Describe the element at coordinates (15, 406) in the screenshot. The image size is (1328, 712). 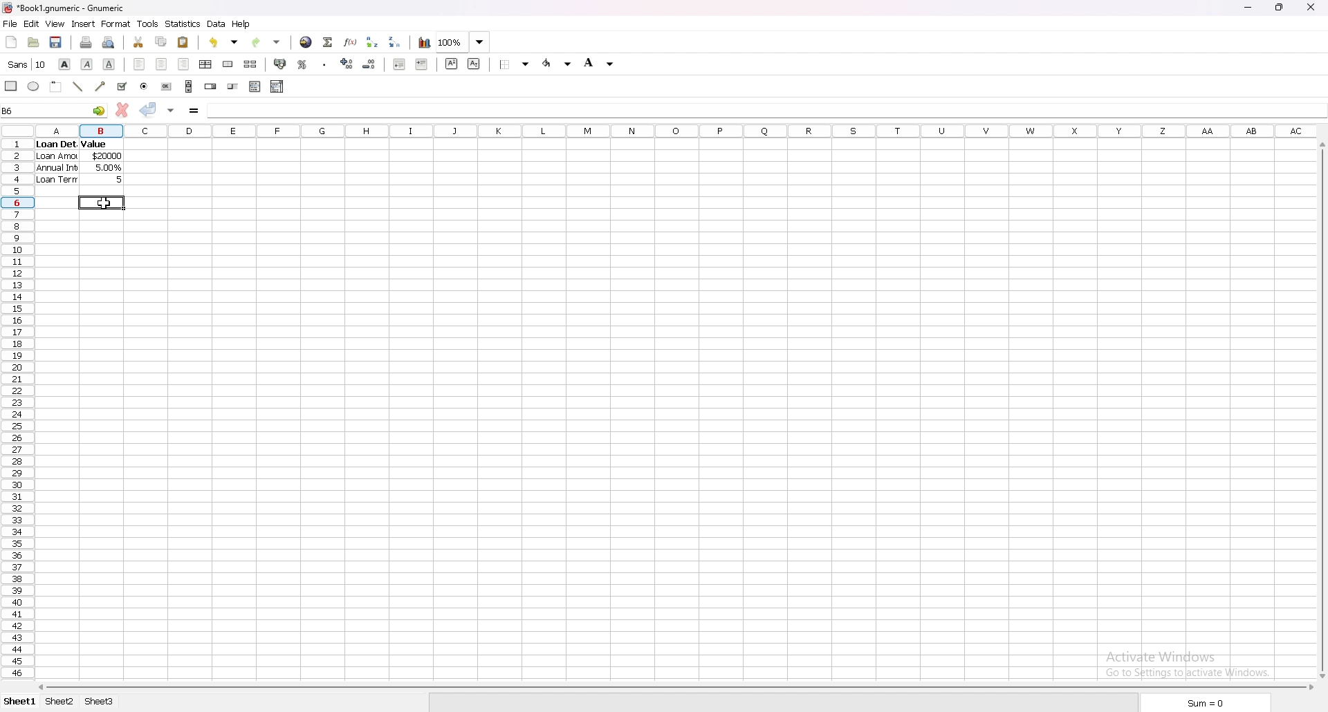
I see `row` at that location.